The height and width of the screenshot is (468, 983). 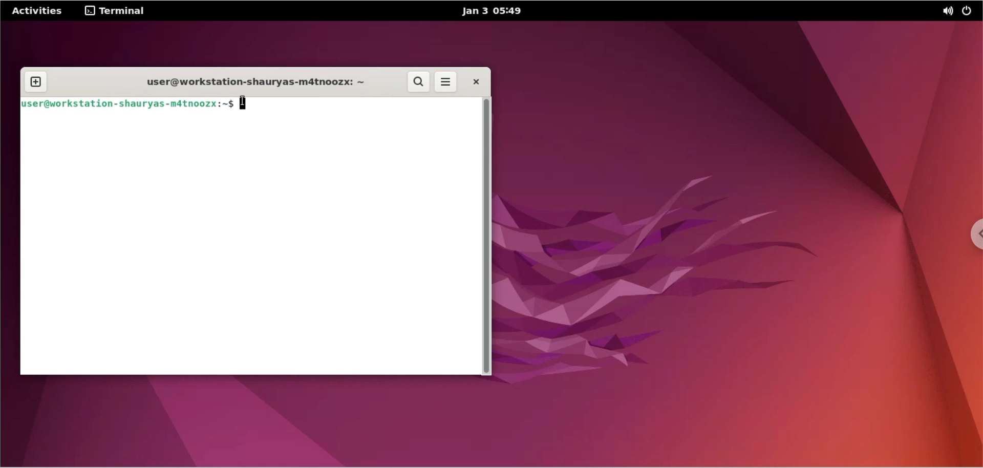 What do you see at coordinates (419, 82) in the screenshot?
I see `search` at bounding box center [419, 82].